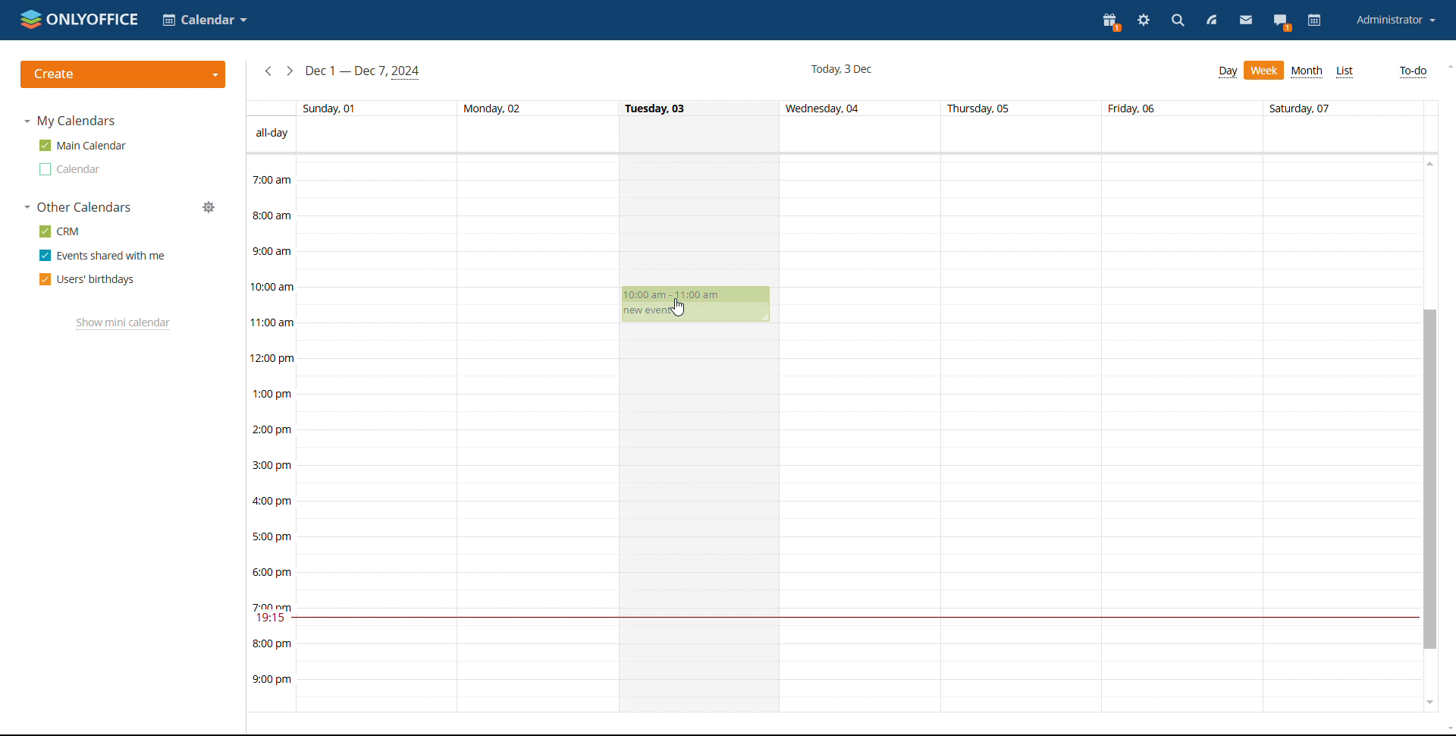  What do you see at coordinates (1282, 21) in the screenshot?
I see `chat` at bounding box center [1282, 21].